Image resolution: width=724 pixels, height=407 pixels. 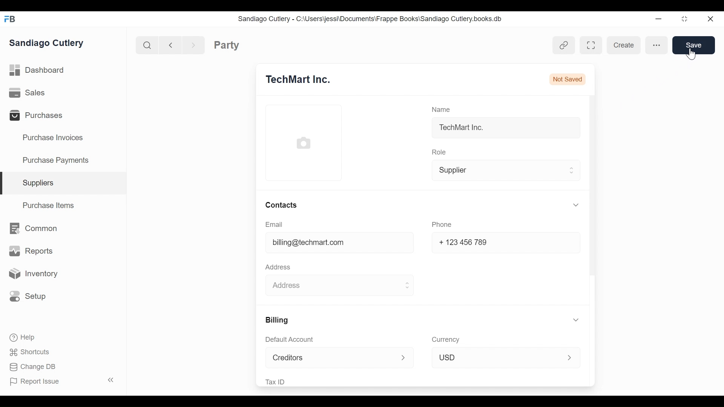 I want to click on Sandiago Cutlery, so click(x=49, y=44).